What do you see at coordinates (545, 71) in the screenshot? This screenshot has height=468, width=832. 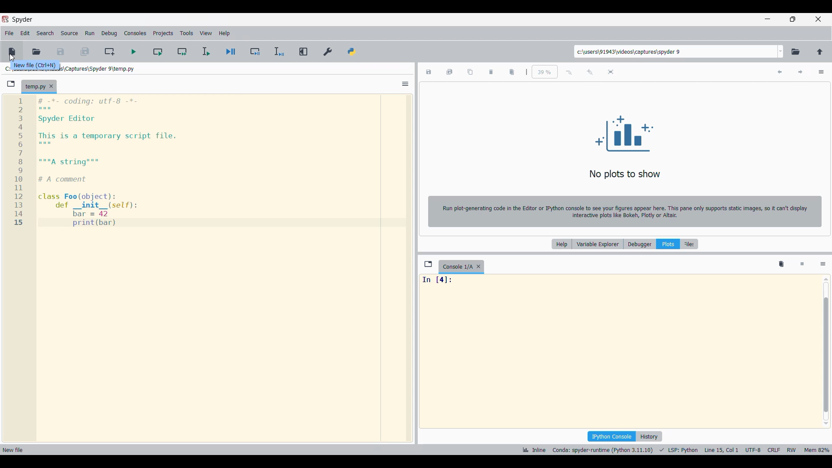 I see `Input zoom factor` at bounding box center [545, 71].